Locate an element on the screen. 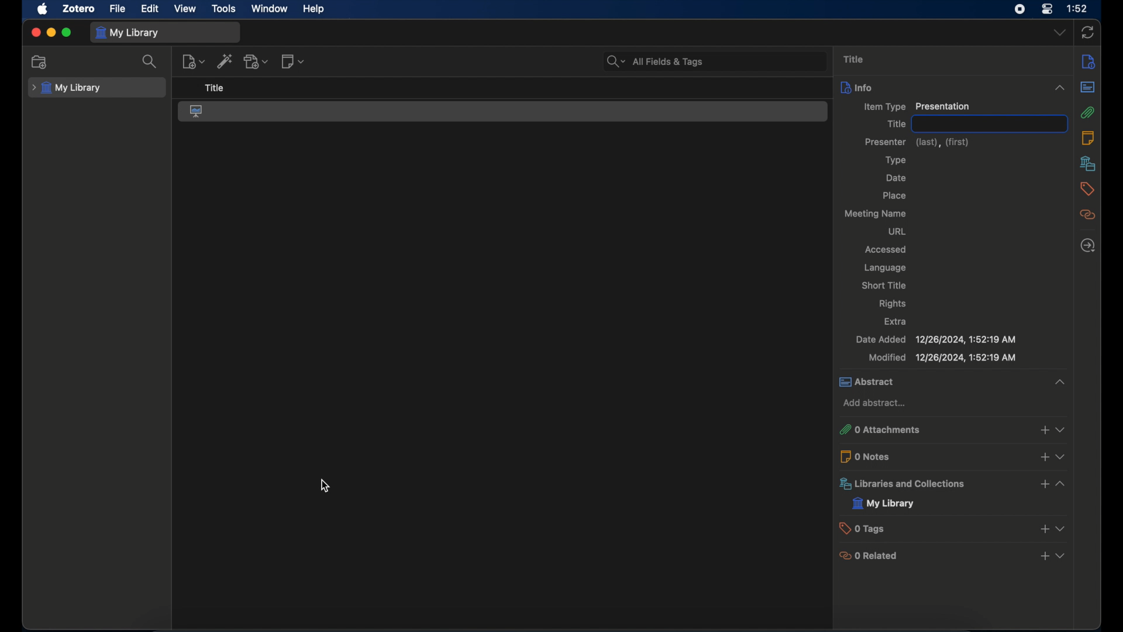  title is located at coordinates (895, 124).